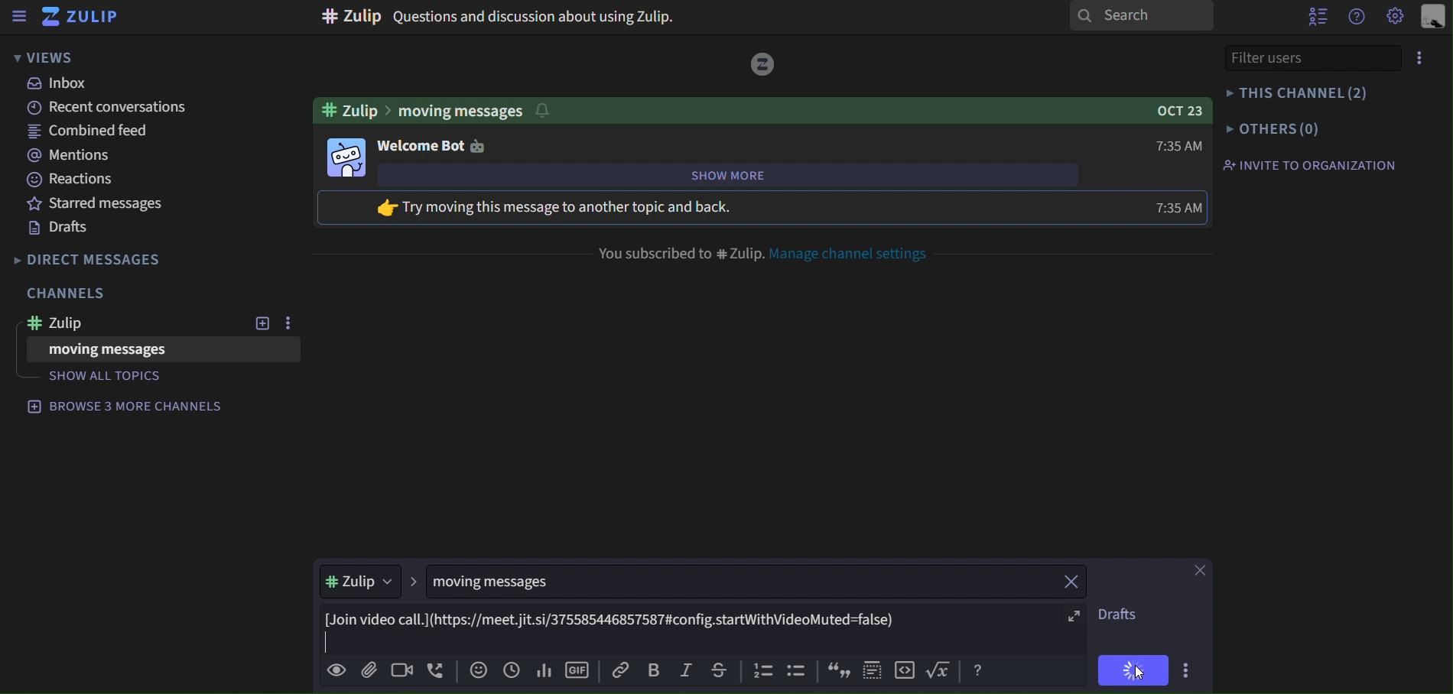 Image resolution: width=1453 pixels, height=694 pixels. Describe the element at coordinates (68, 294) in the screenshot. I see `channels` at that location.